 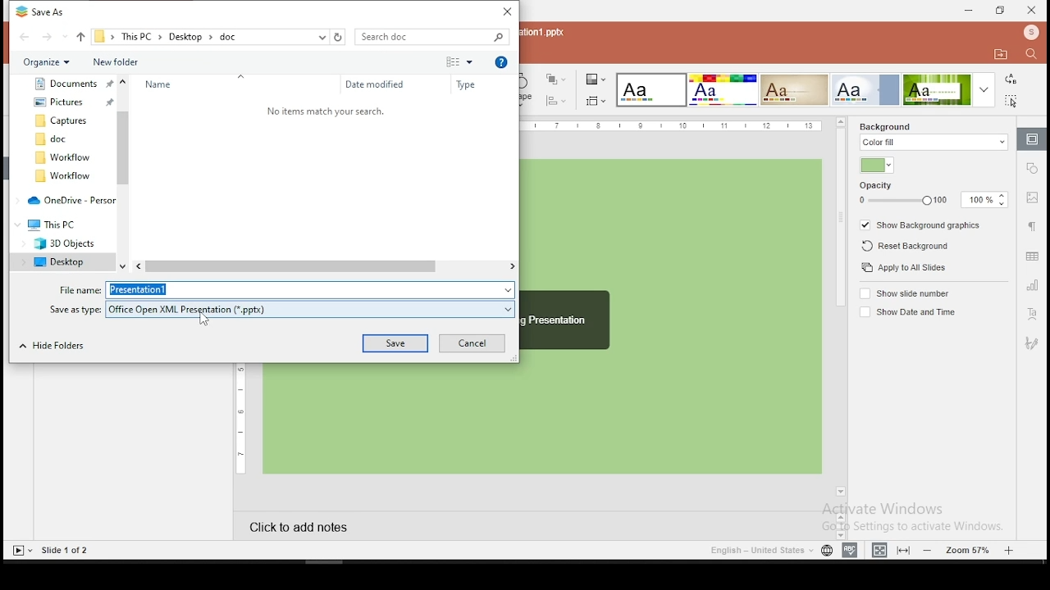 I want to click on This PC, so click(x=57, y=225).